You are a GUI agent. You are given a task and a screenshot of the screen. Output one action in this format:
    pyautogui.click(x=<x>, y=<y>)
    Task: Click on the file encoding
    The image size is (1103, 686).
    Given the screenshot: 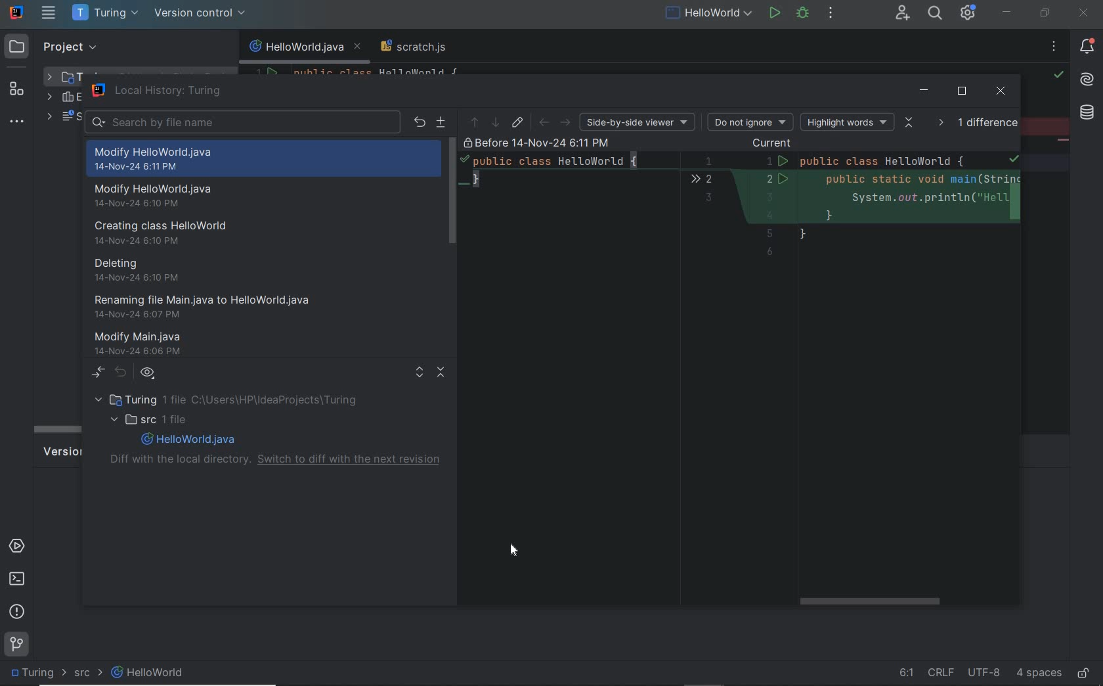 What is the action you would take?
    pyautogui.click(x=987, y=672)
    